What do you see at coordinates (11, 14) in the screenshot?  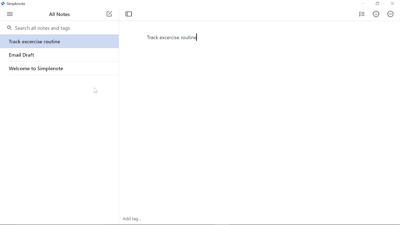 I see `Menu` at bounding box center [11, 14].